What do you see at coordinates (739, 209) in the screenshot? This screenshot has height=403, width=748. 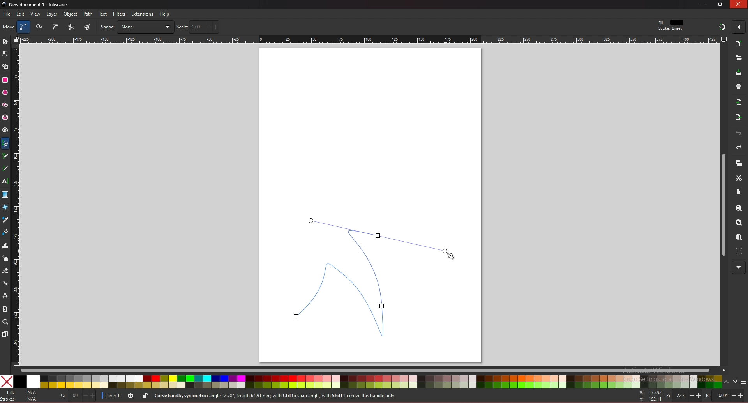 I see `zoom selection` at bounding box center [739, 209].